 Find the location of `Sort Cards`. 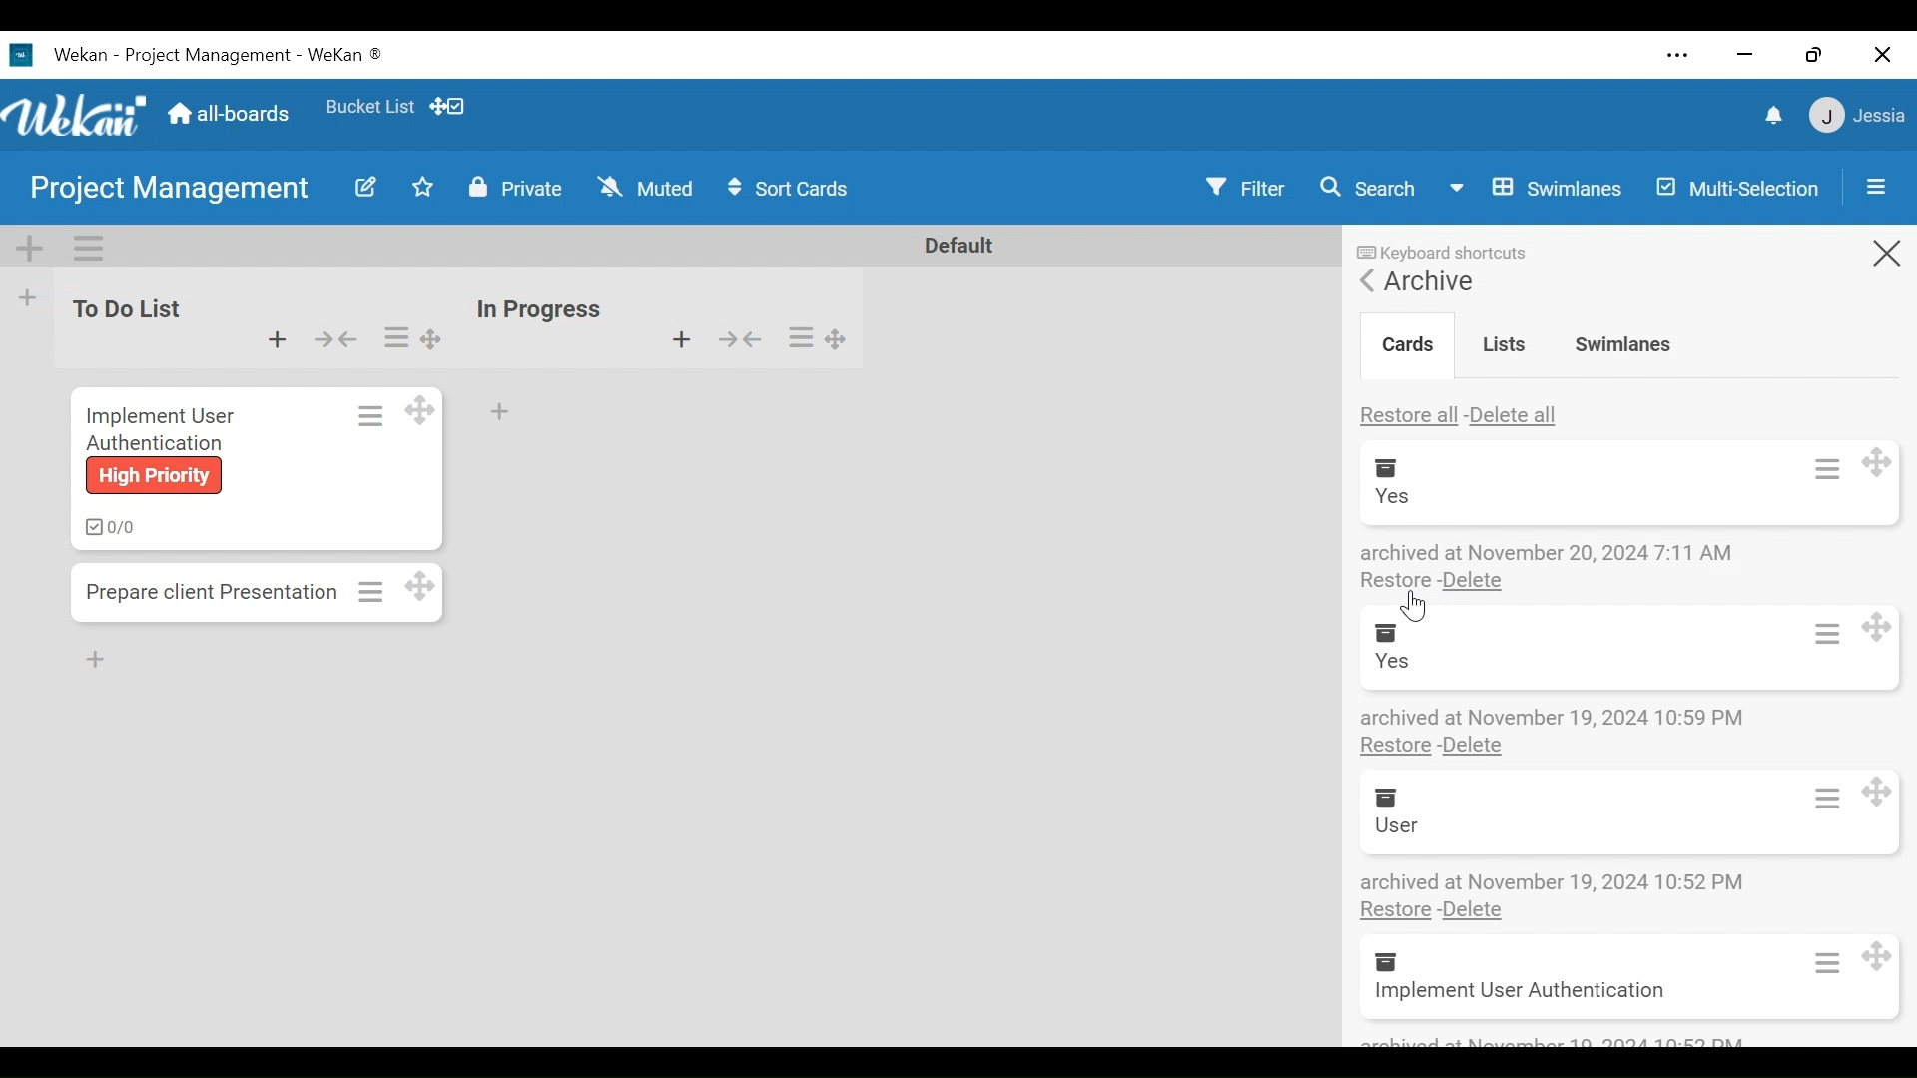

Sort Cards is located at coordinates (792, 188).